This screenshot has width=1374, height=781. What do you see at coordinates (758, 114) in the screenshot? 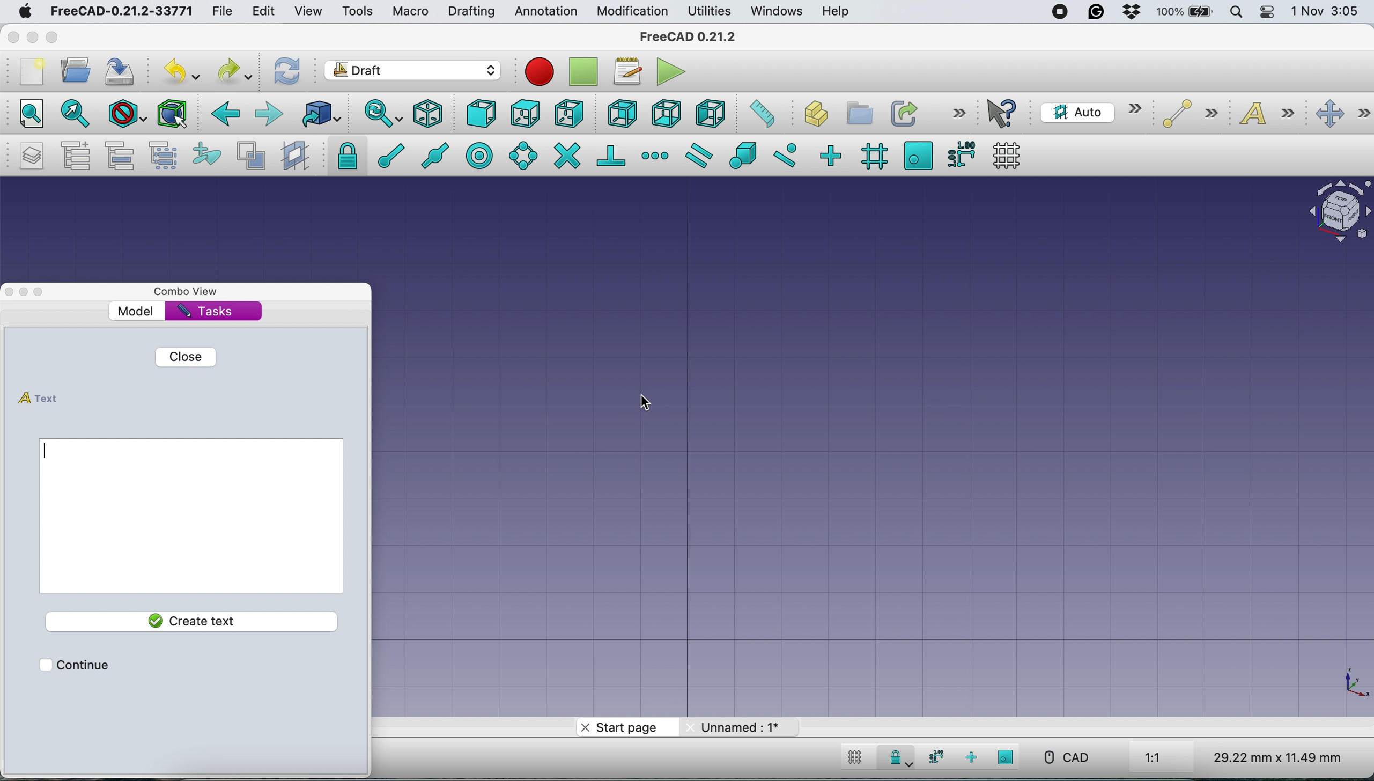
I see `measure distance` at bounding box center [758, 114].